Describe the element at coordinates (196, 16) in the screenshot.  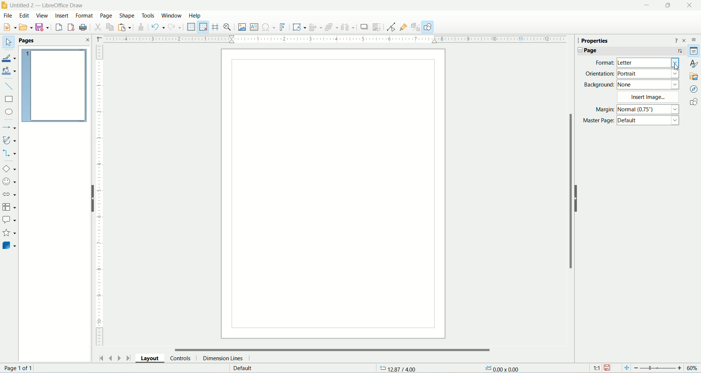
I see `help` at that location.